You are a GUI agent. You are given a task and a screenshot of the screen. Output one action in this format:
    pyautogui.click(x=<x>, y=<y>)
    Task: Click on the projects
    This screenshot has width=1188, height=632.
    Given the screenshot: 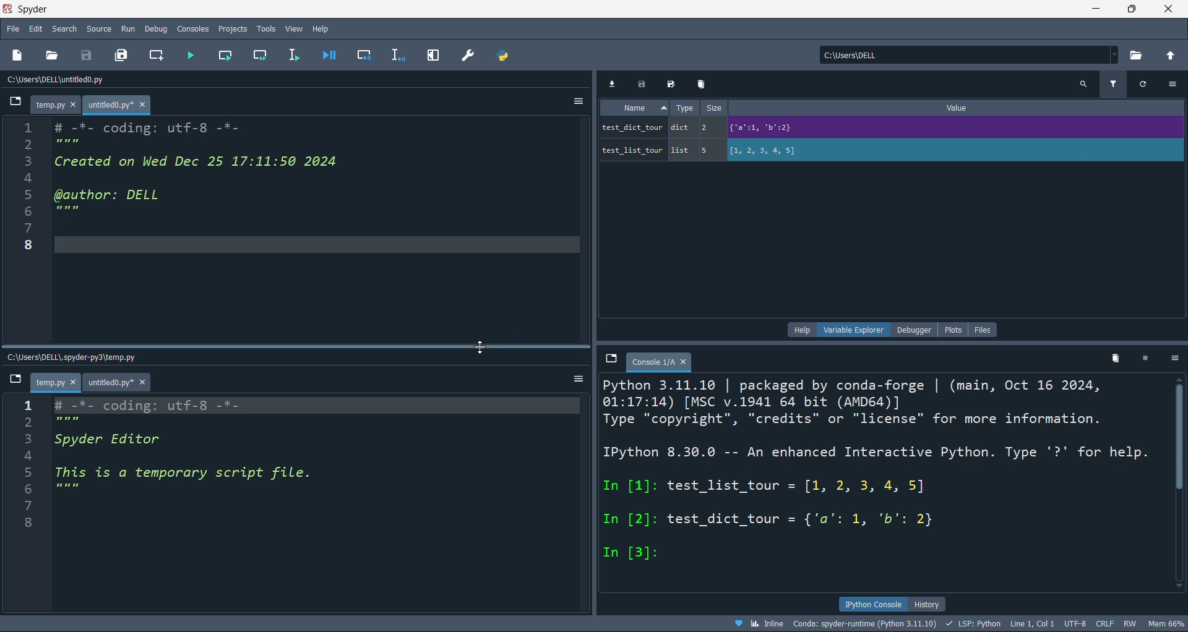 What is the action you would take?
    pyautogui.click(x=230, y=30)
    